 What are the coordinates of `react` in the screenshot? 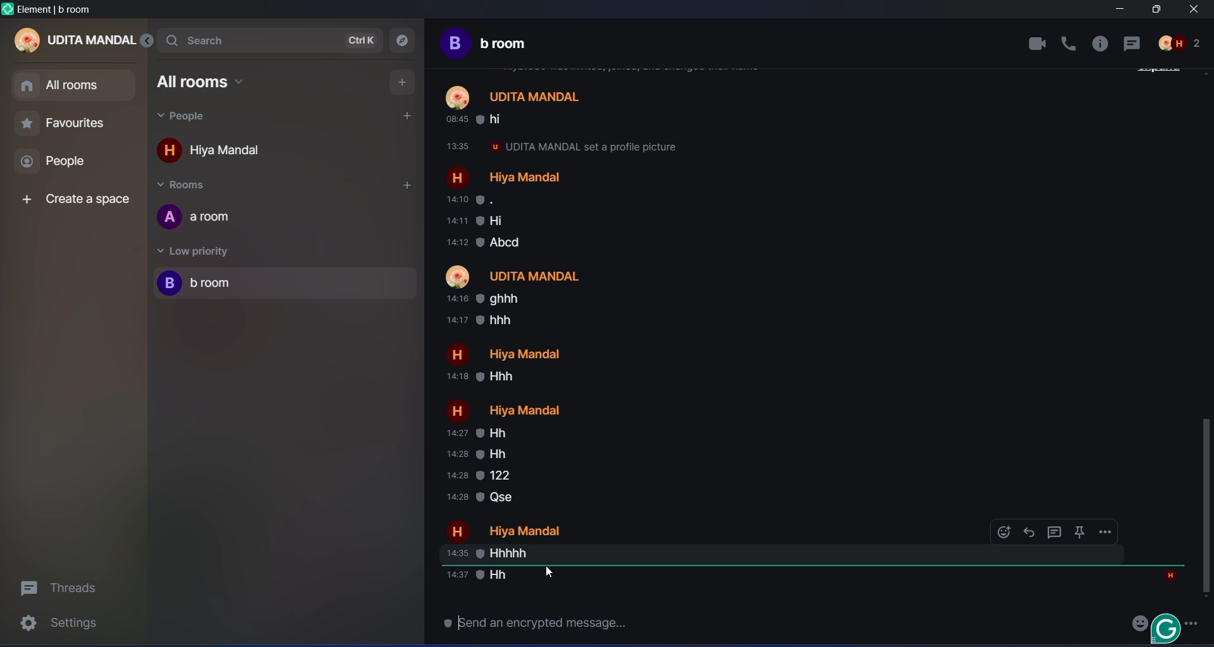 It's located at (998, 531).